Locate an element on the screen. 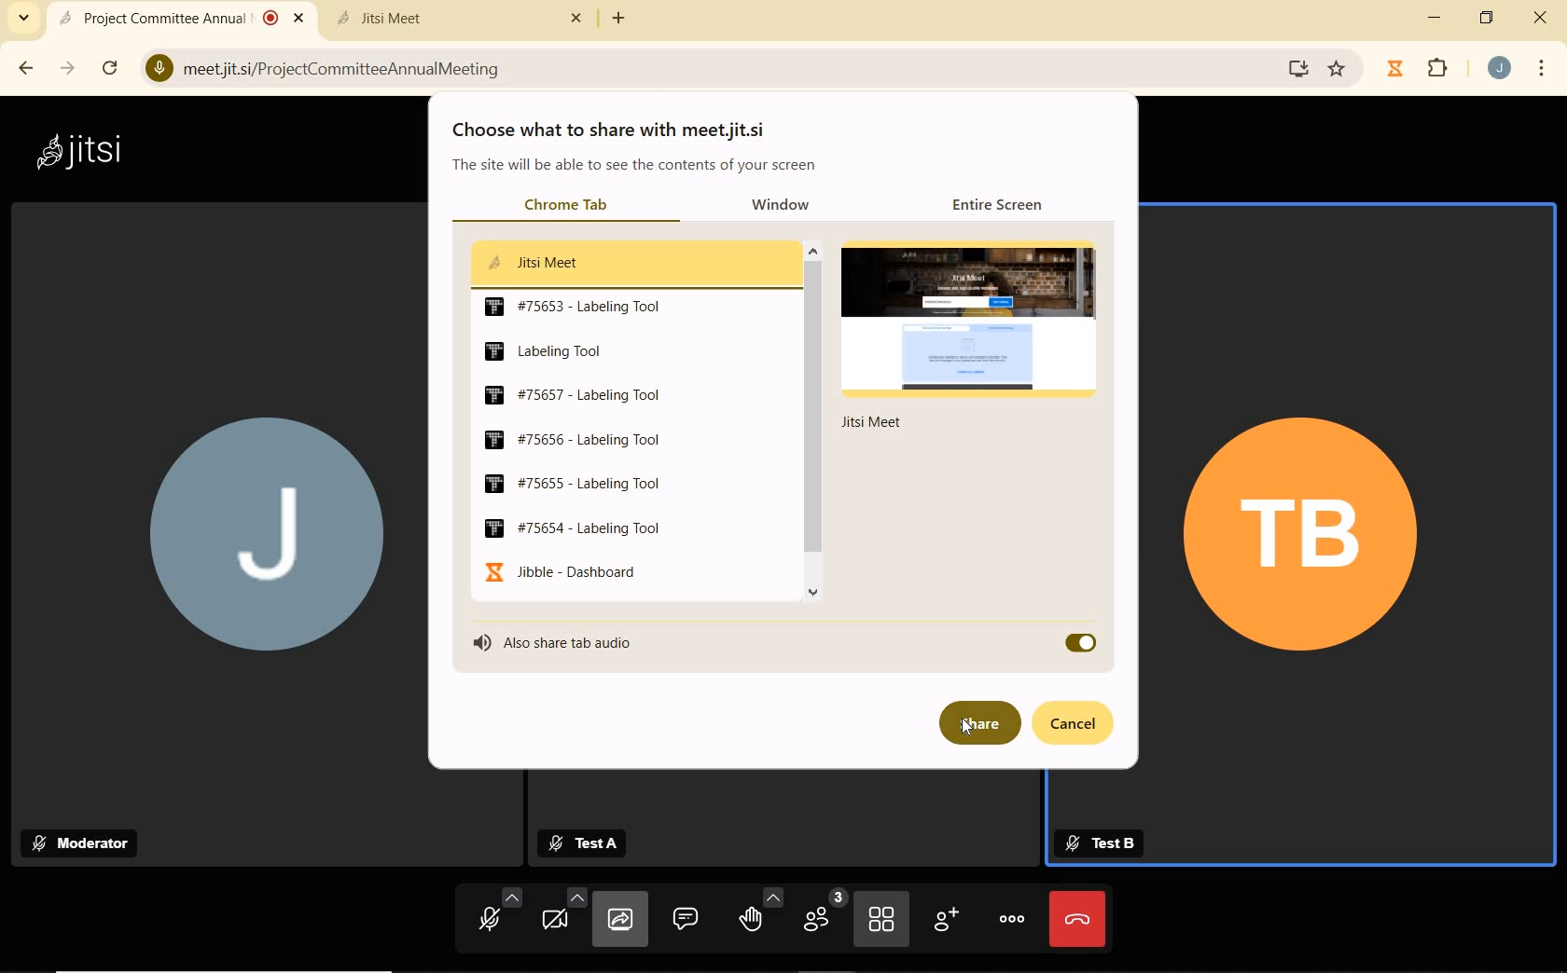  TOGGLE TIE VIEW is located at coordinates (883, 921).